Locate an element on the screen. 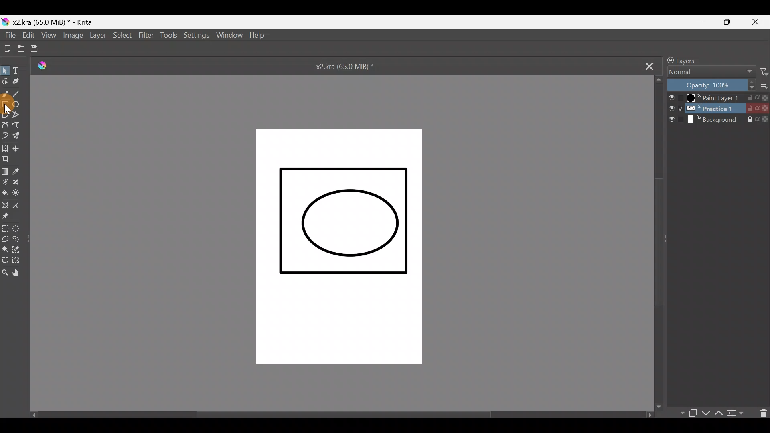 Image resolution: width=770 pixels, height=433 pixels. Smart patch tool is located at coordinates (19, 183).